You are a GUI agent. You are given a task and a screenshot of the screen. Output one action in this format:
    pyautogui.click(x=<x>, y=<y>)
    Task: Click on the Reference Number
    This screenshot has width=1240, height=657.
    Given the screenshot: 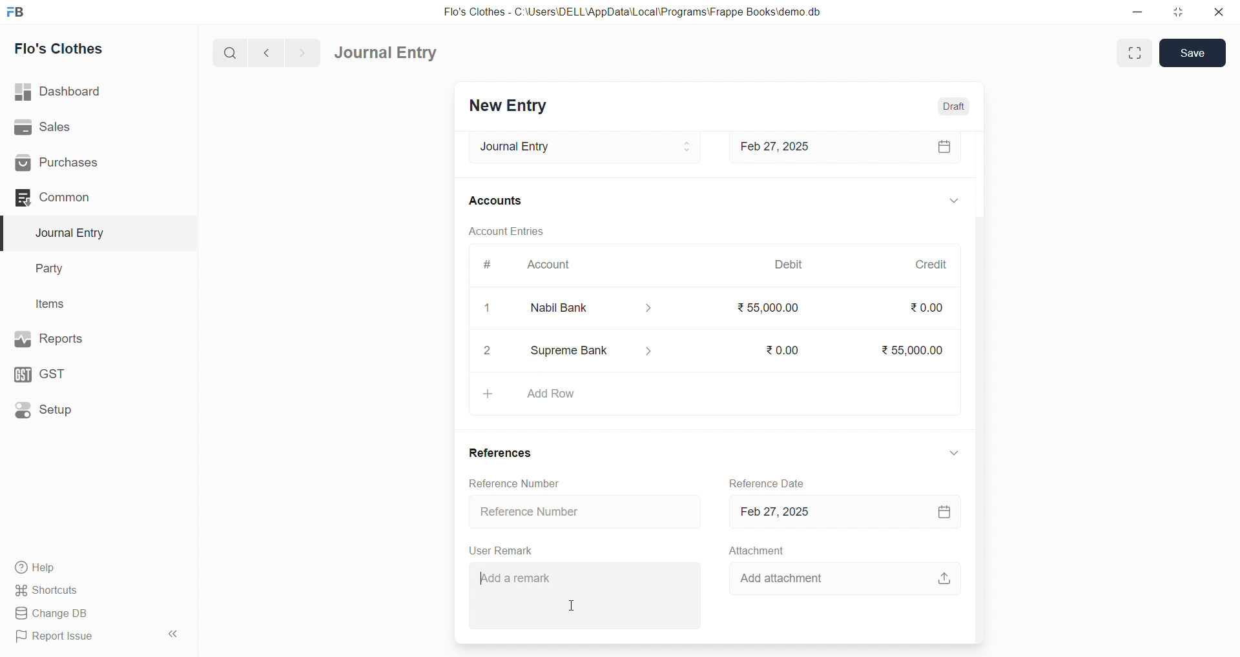 What is the action you would take?
    pyautogui.click(x=514, y=483)
    